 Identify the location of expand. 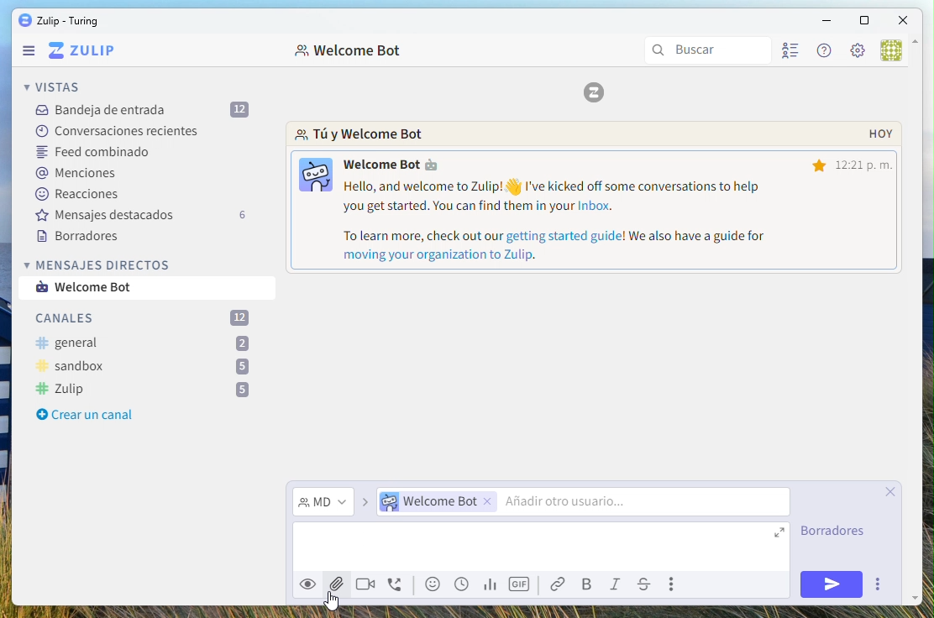
(781, 536).